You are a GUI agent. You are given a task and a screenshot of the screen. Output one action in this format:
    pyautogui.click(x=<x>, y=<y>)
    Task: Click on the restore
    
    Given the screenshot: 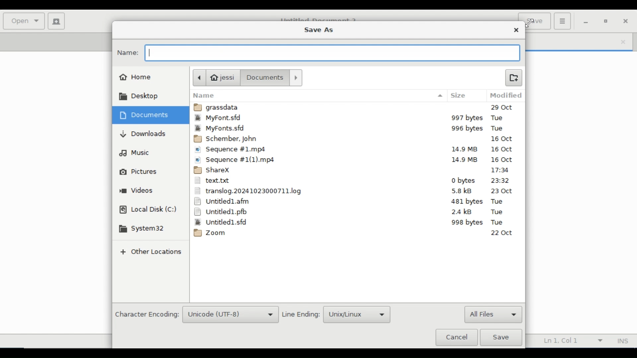 What is the action you would take?
    pyautogui.click(x=606, y=22)
    